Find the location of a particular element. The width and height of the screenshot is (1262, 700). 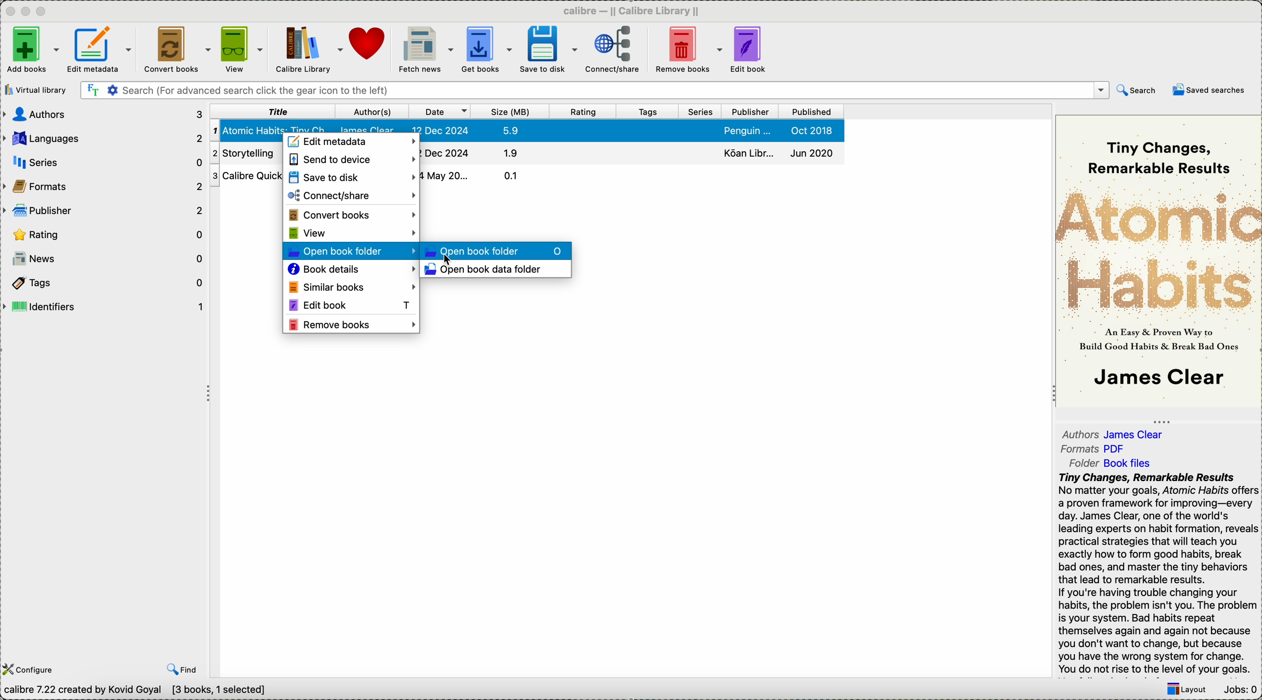

second book is located at coordinates (247, 152).